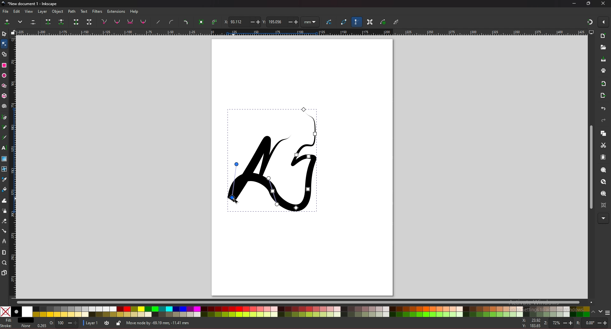 This screenshot has height=329, width=611. I want to click on vertical scale, so click(13, 167).